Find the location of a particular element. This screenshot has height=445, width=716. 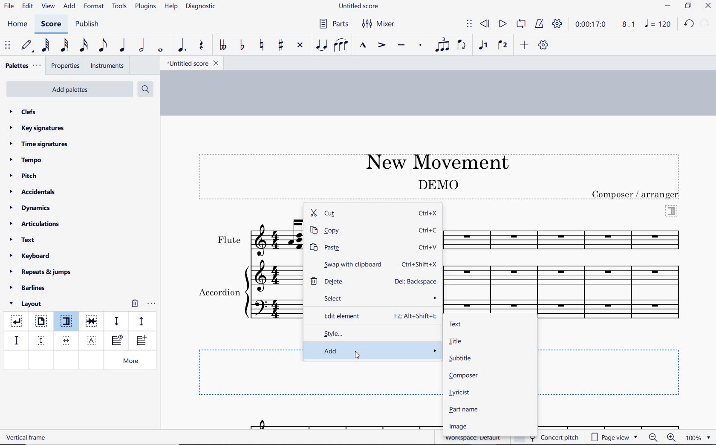

insert staff type change is located at coordinates (117, 341).